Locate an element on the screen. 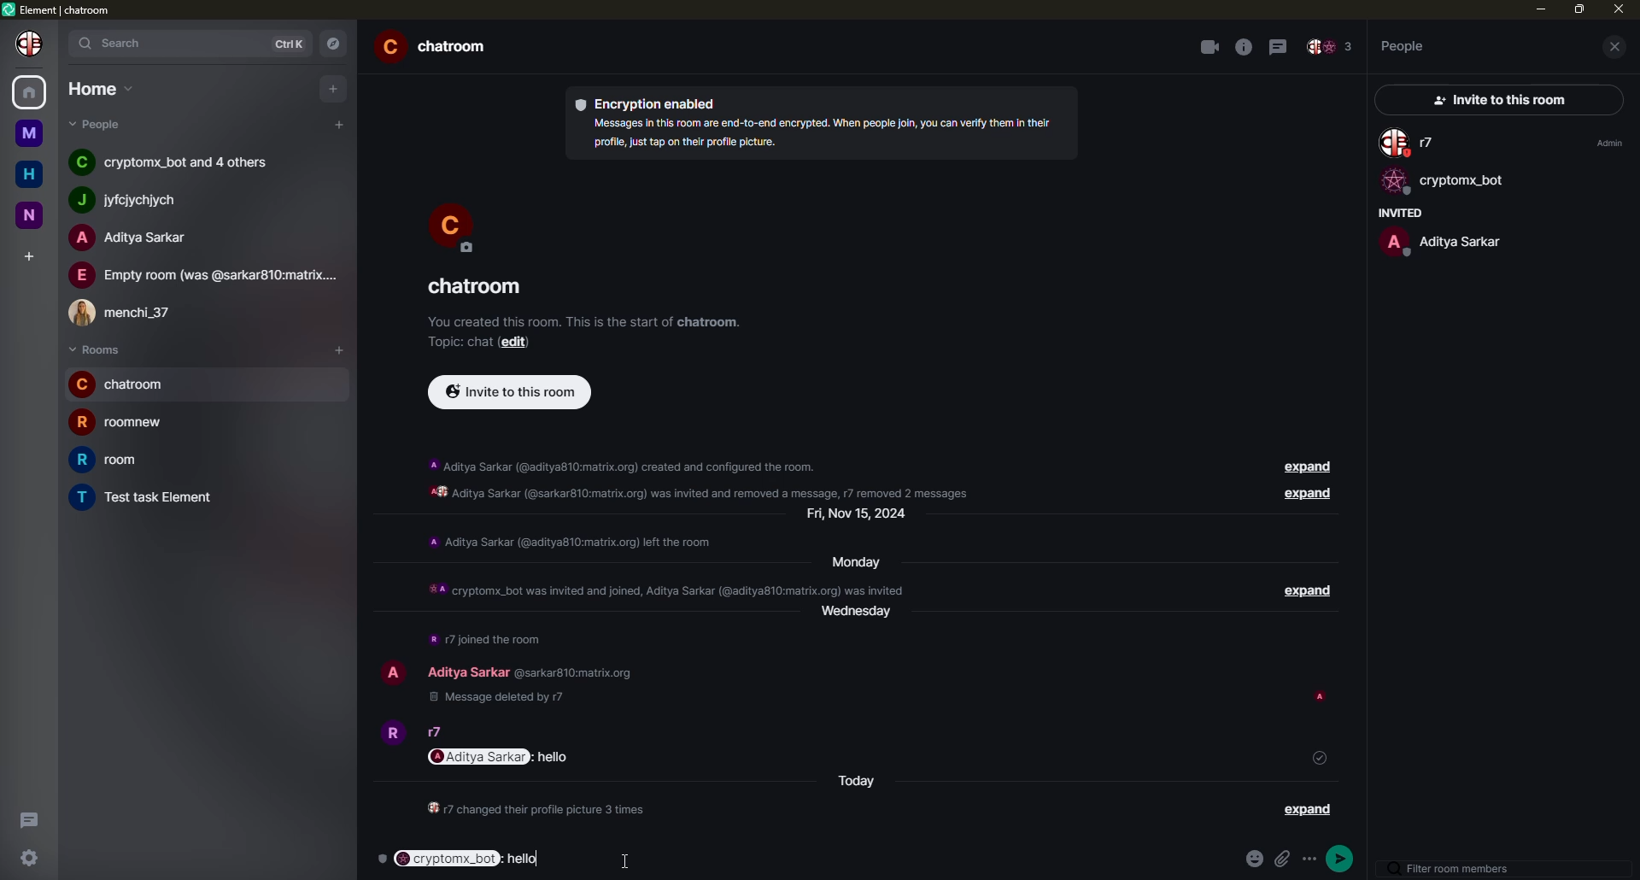 The width and height of the screenshot is (1640, 880). settings is located at coordinates (31, 856).